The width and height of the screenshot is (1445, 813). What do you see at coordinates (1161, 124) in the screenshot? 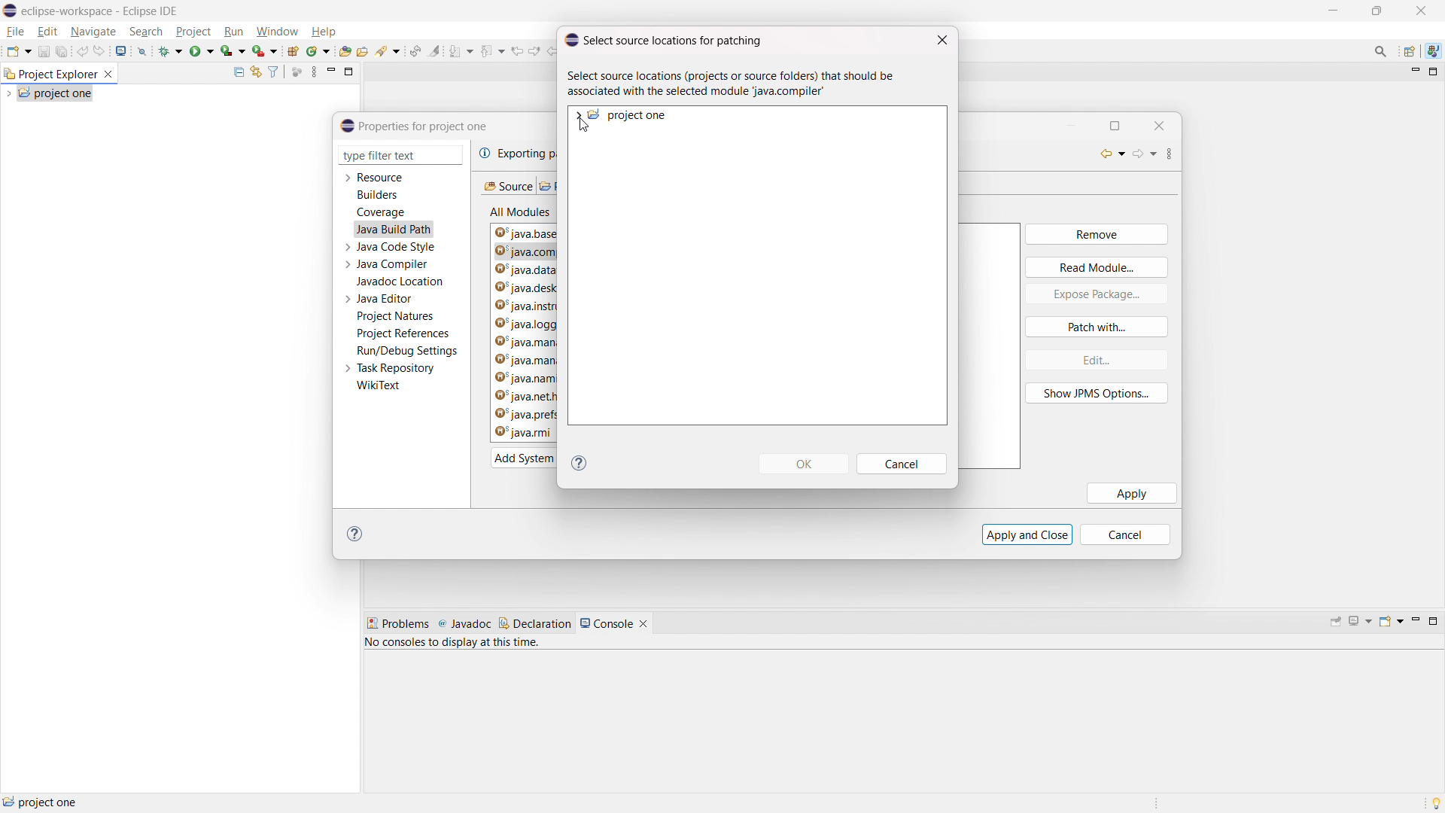
I see `close` at bounding box center [1161, 124].